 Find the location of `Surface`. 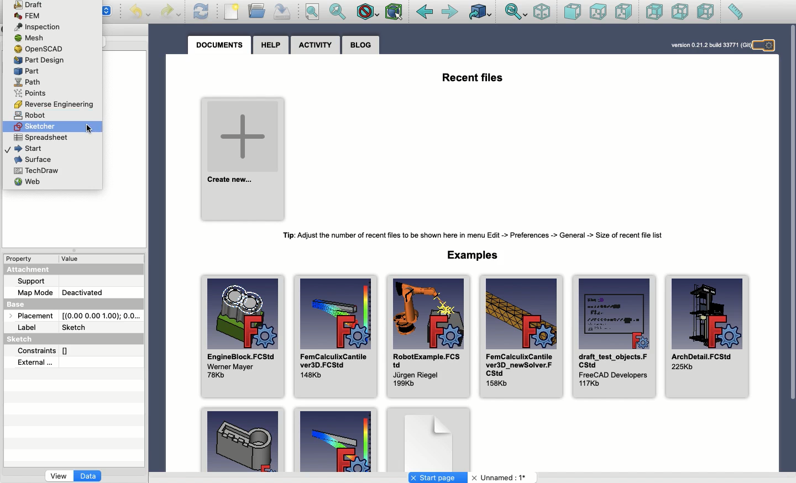

Surface is located at coordinates (32, 160).